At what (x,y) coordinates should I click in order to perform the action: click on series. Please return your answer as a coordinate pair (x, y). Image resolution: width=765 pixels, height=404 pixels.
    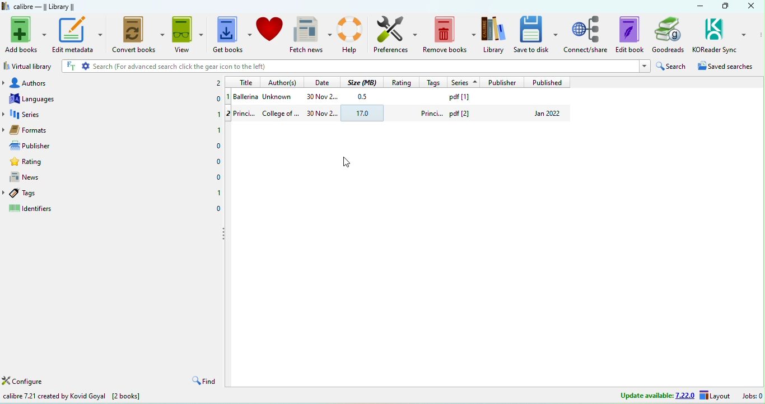
    Looking at the image, I should click on (46, 114).